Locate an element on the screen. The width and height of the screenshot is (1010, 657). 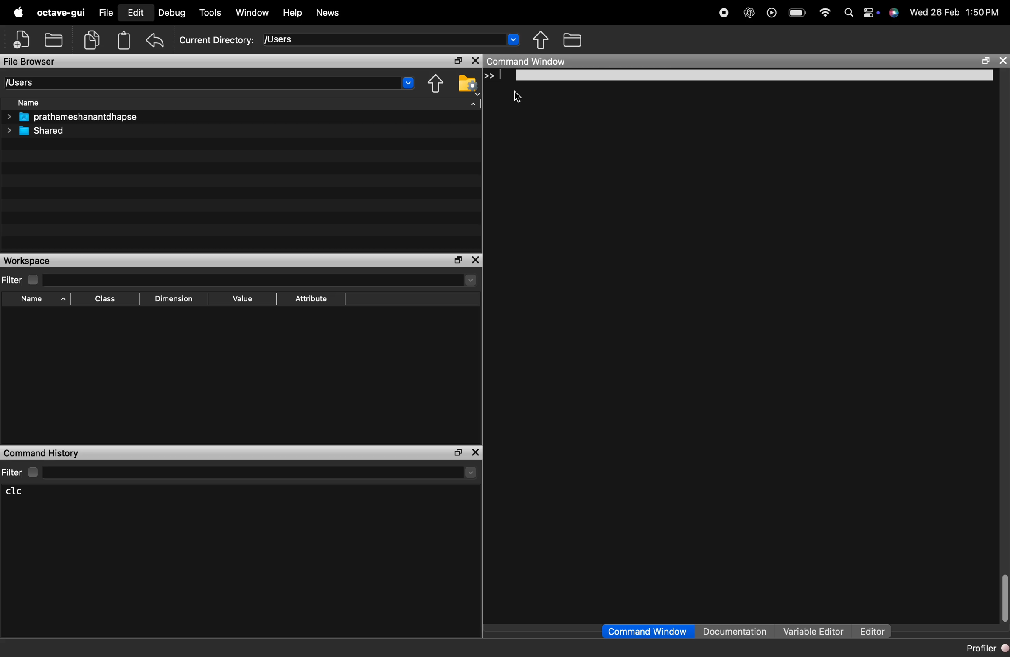
close is located at coordinates (1002, 62).